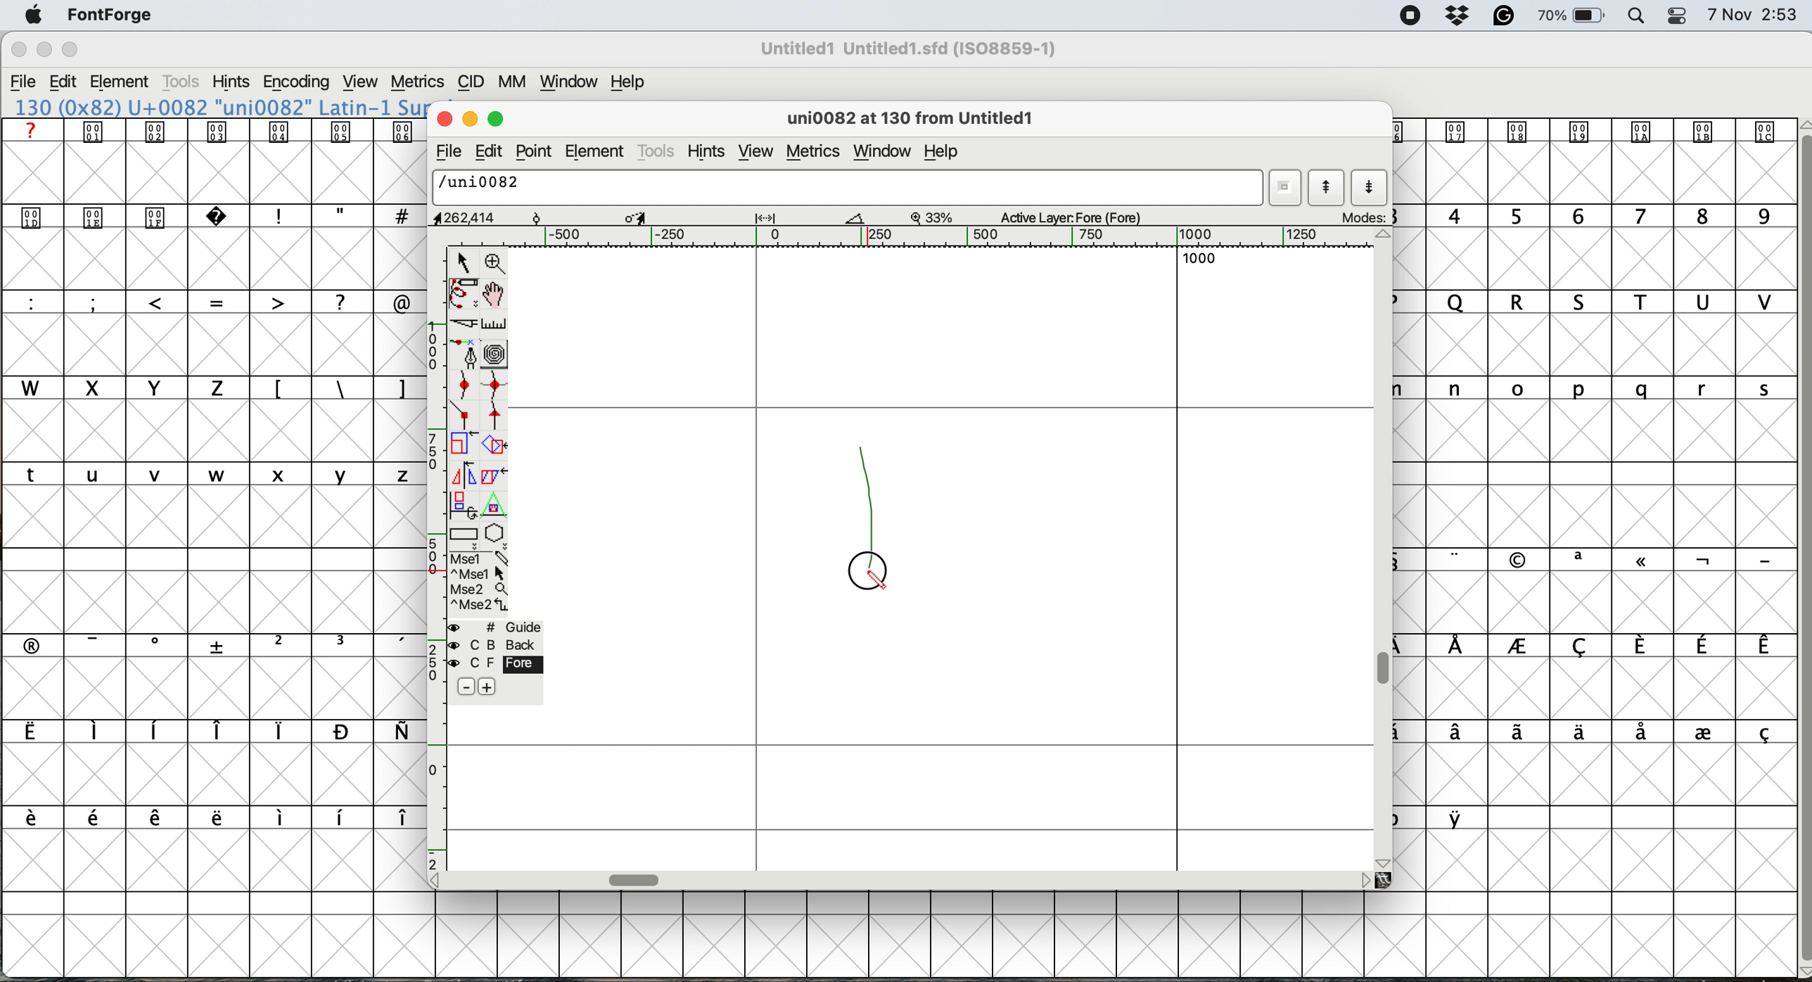 Image resolution: width=1812 pixels, height=982 pixels. Describe the element at coordinates (573, 84) in the screenshot. I see `window` at that location.